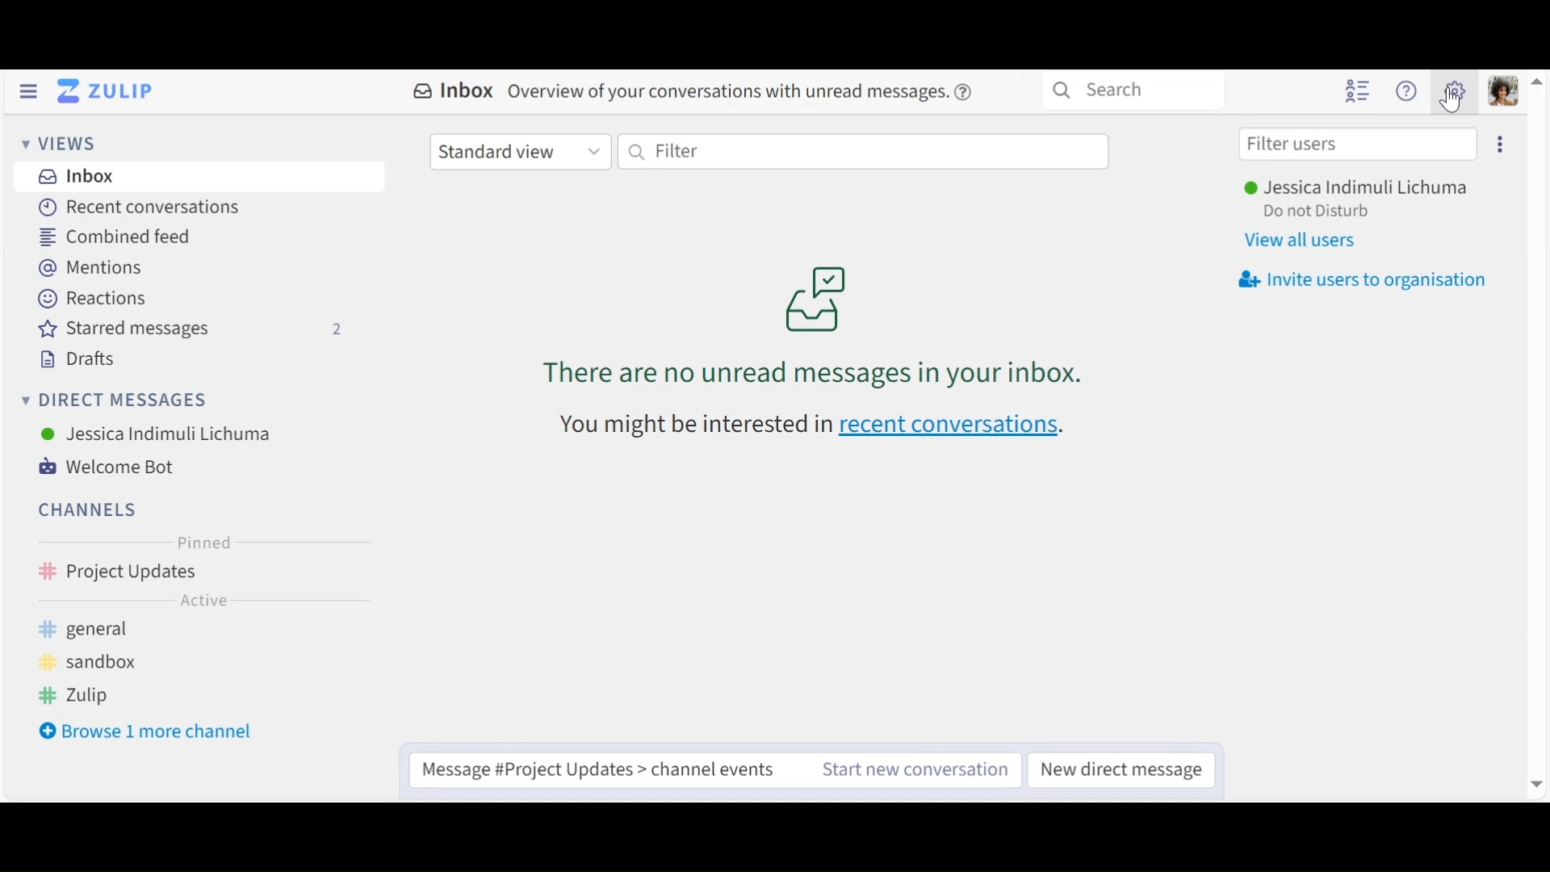 The image size is (1550, 872). What do you see at coordinates (1358, 188) in the screenshot?
I see `Username` at bounding box center [1358, 188].